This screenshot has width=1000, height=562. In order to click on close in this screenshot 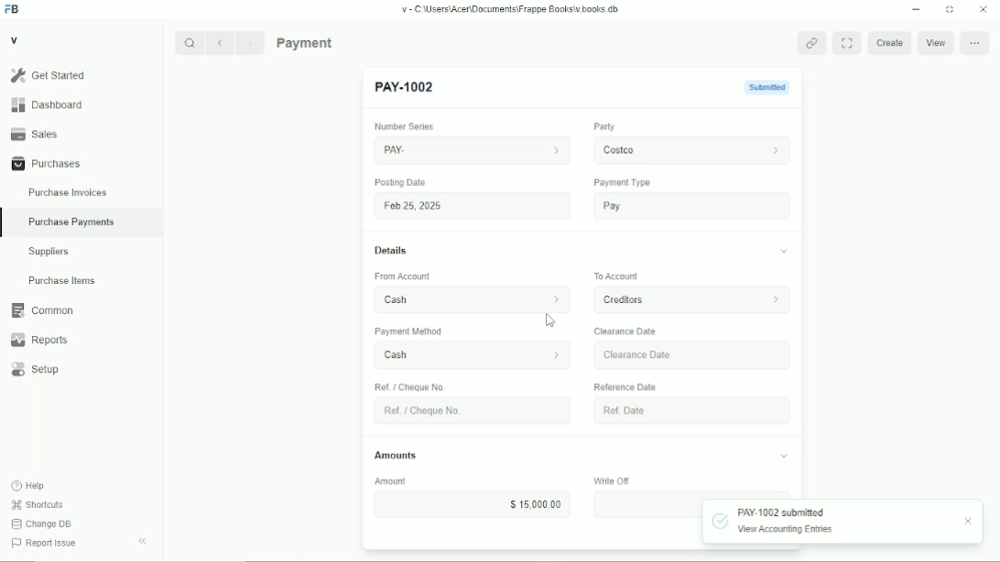, I will do `click(970, 522)`.